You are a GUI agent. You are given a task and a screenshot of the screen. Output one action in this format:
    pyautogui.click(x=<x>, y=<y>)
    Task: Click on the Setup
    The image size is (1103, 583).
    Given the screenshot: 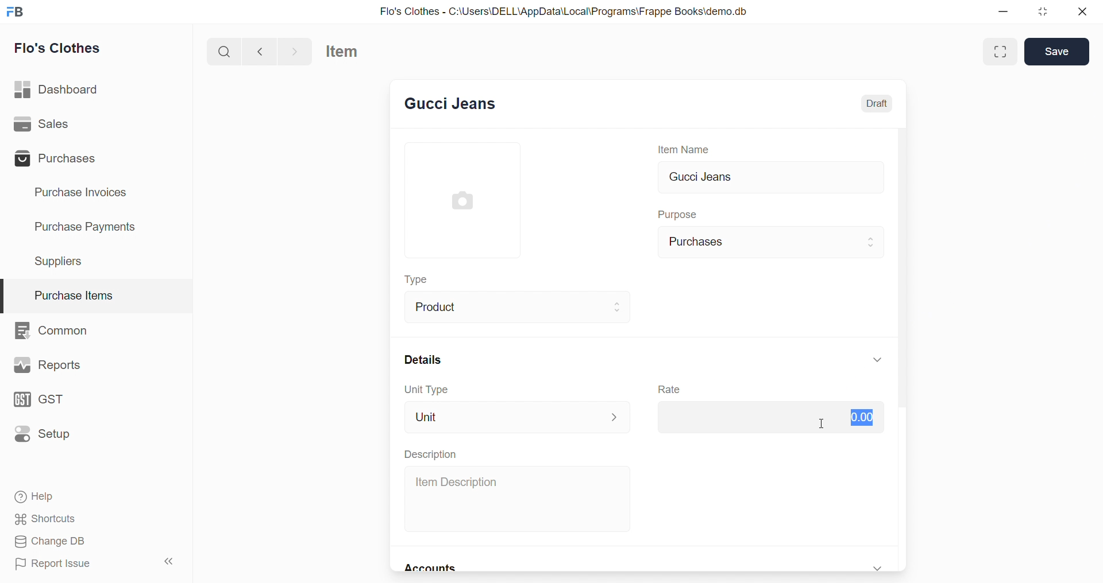 What is the action you would take?
    pyautogui.click(x=51, y=436)
    